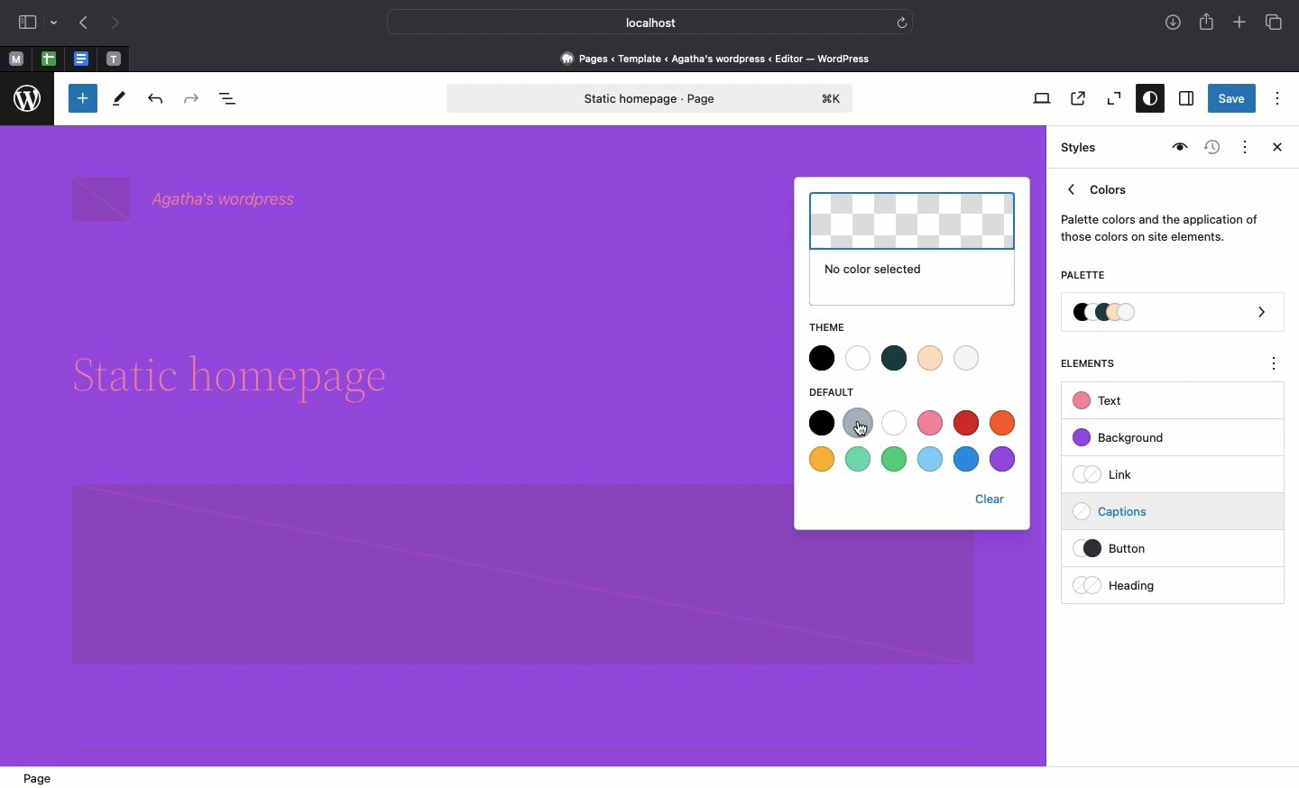 The height and width of the screenshot is (788, 1299). What do you see at coordinates (155, 100) in the screenshot?
I see `Undo` at bounding box center [155, 100].